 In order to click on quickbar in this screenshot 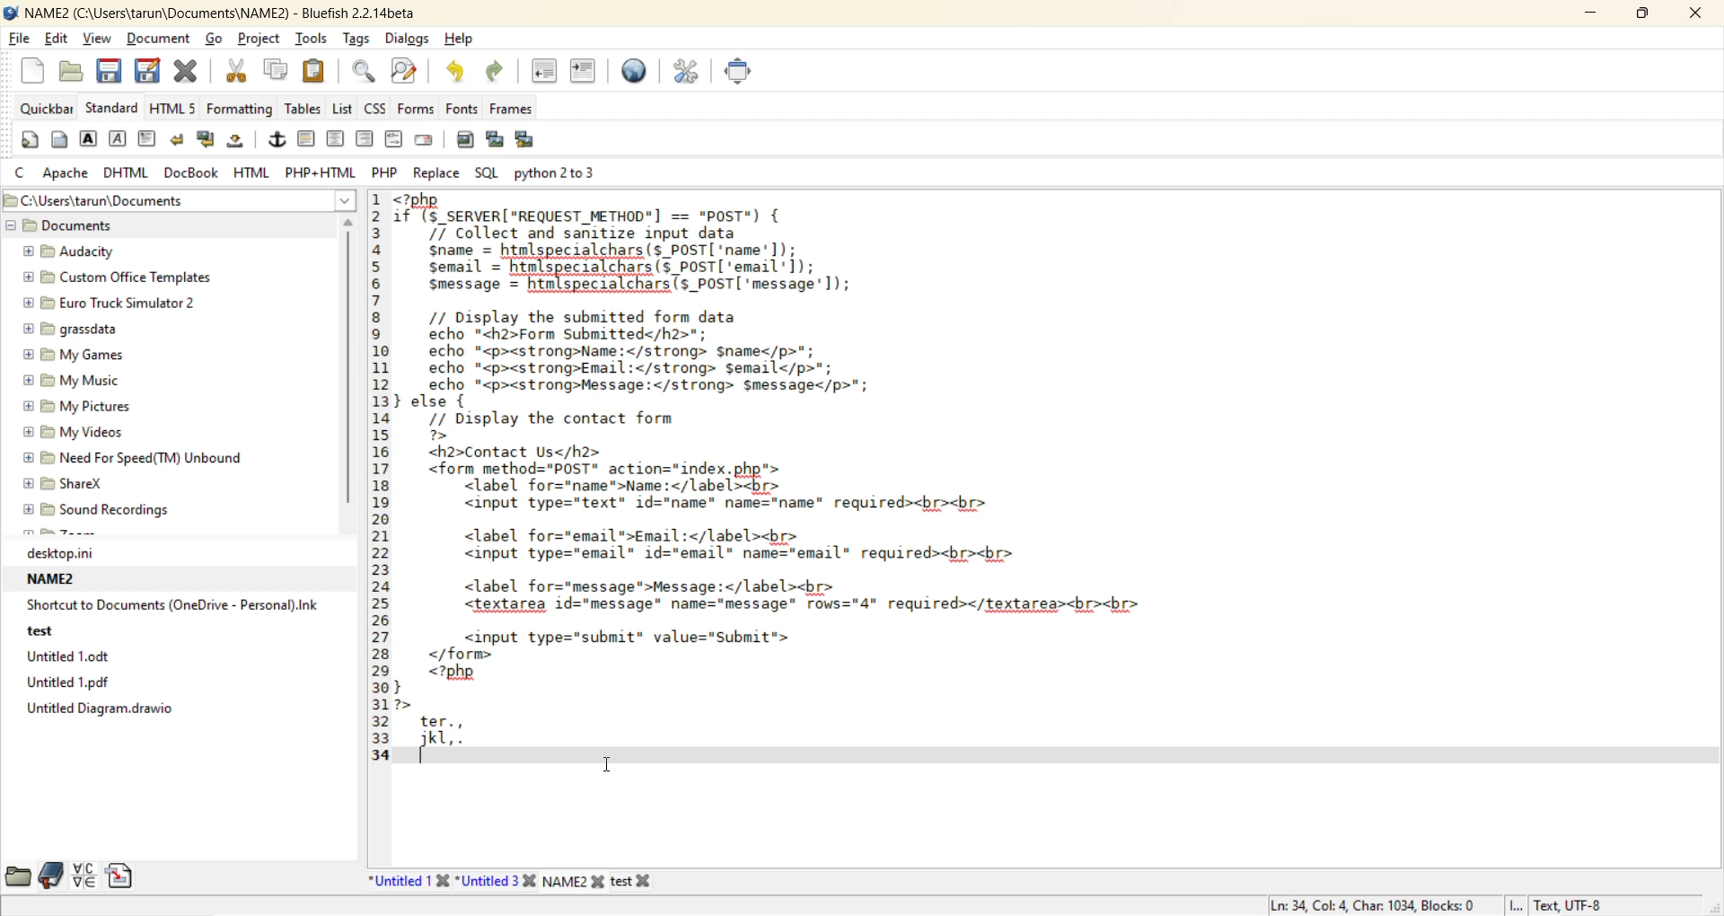, I will do `click(48, 109)`.